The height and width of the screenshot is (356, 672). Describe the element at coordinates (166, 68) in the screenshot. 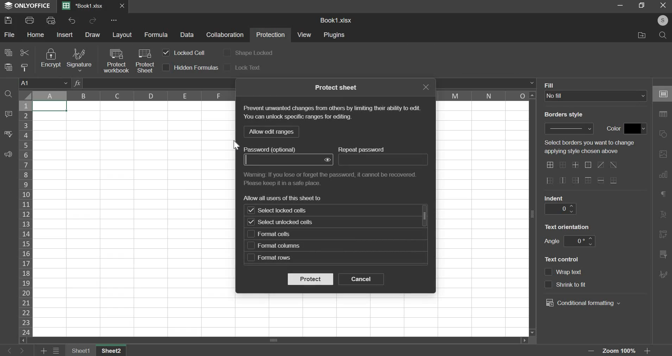

I see `checkbox` at that location.